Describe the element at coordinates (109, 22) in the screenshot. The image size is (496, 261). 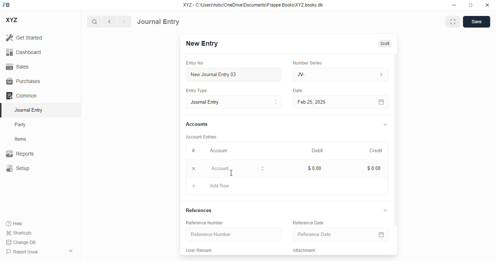
I see `previous` at that location.